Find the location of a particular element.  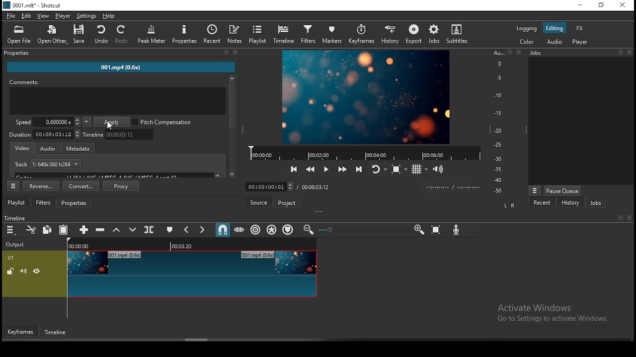

(un)locked is located at coordinates (11, 272).